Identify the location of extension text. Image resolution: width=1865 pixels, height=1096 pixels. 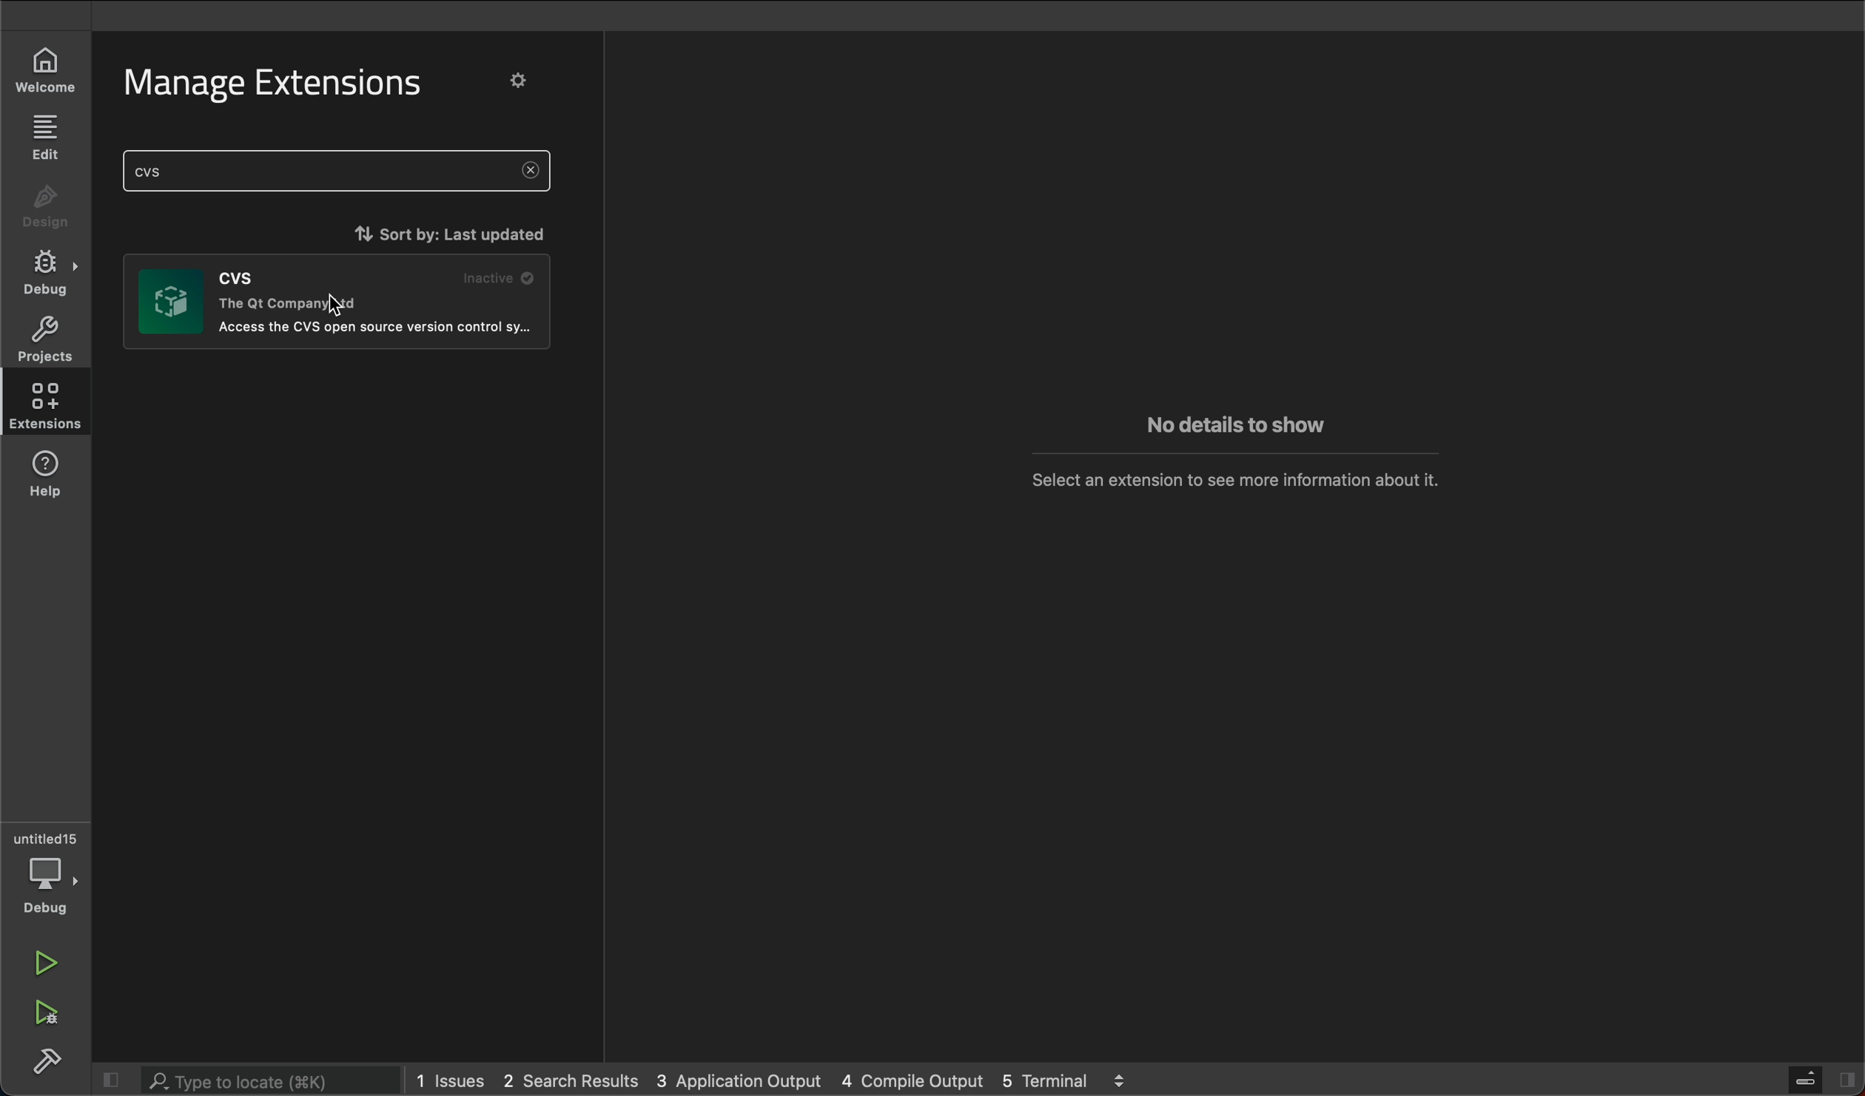
(287, 288).